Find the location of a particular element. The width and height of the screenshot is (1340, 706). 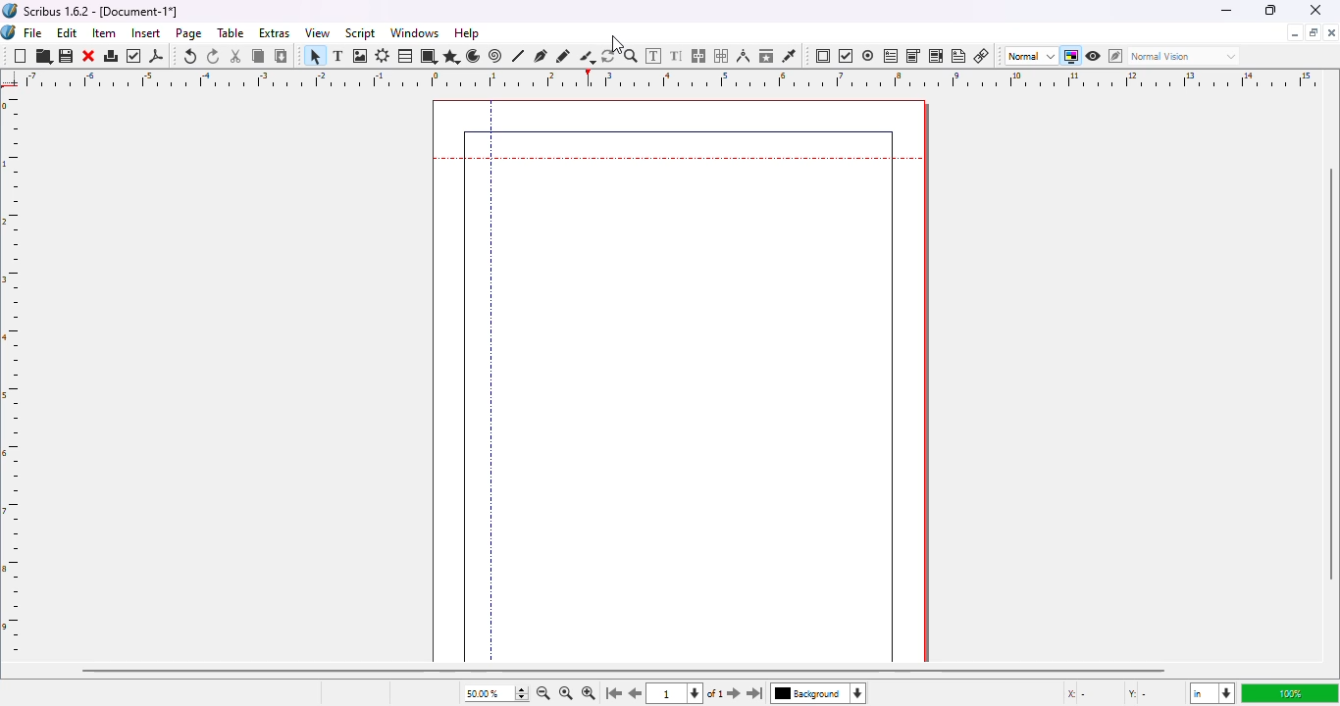

extras is located at coordinates (275, 32).